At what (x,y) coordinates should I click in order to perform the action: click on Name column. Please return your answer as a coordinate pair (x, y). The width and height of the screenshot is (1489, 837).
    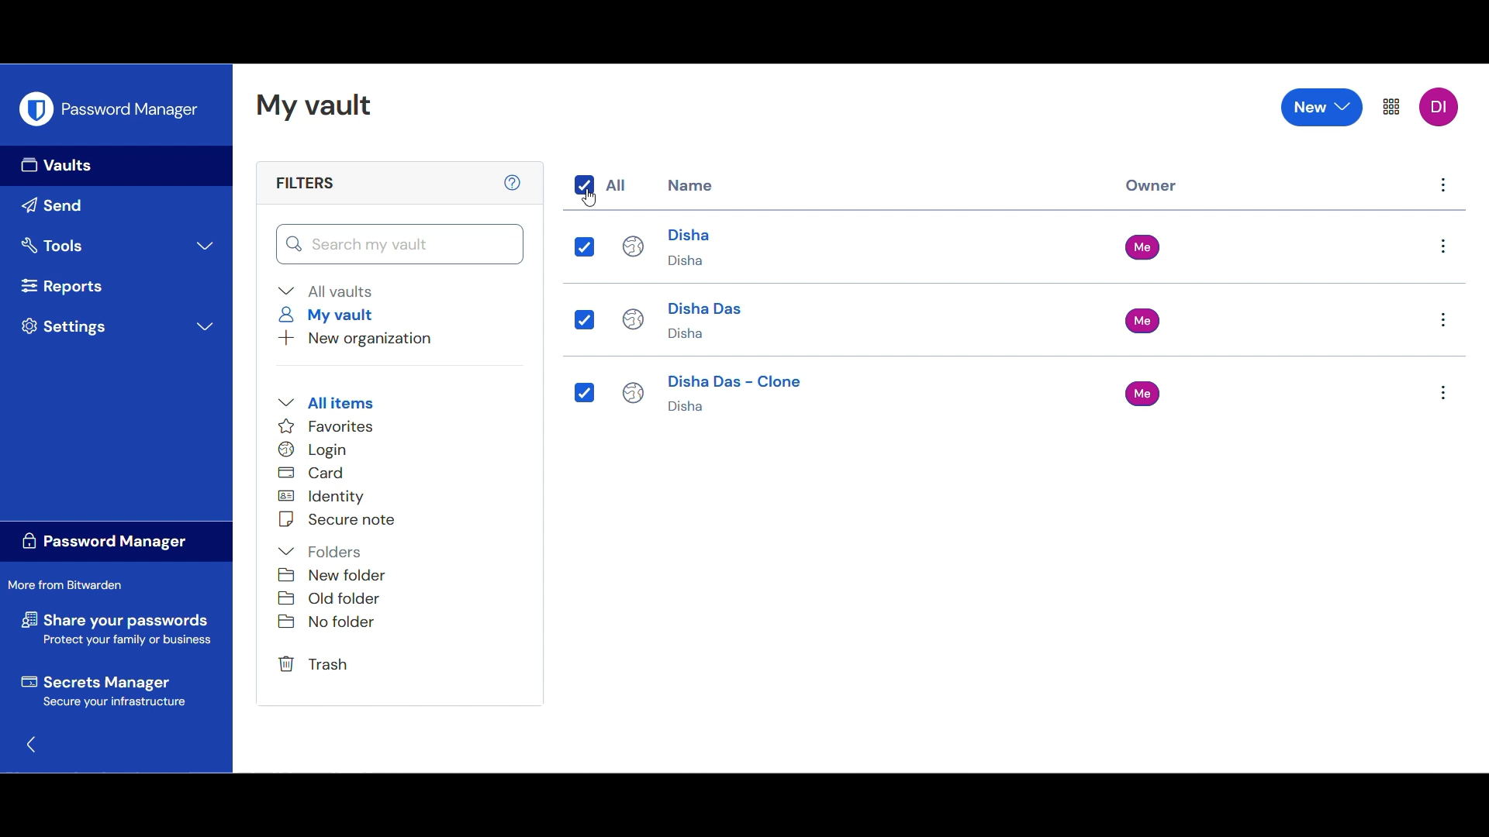
    Looking at the image, I should click on (690, 184).